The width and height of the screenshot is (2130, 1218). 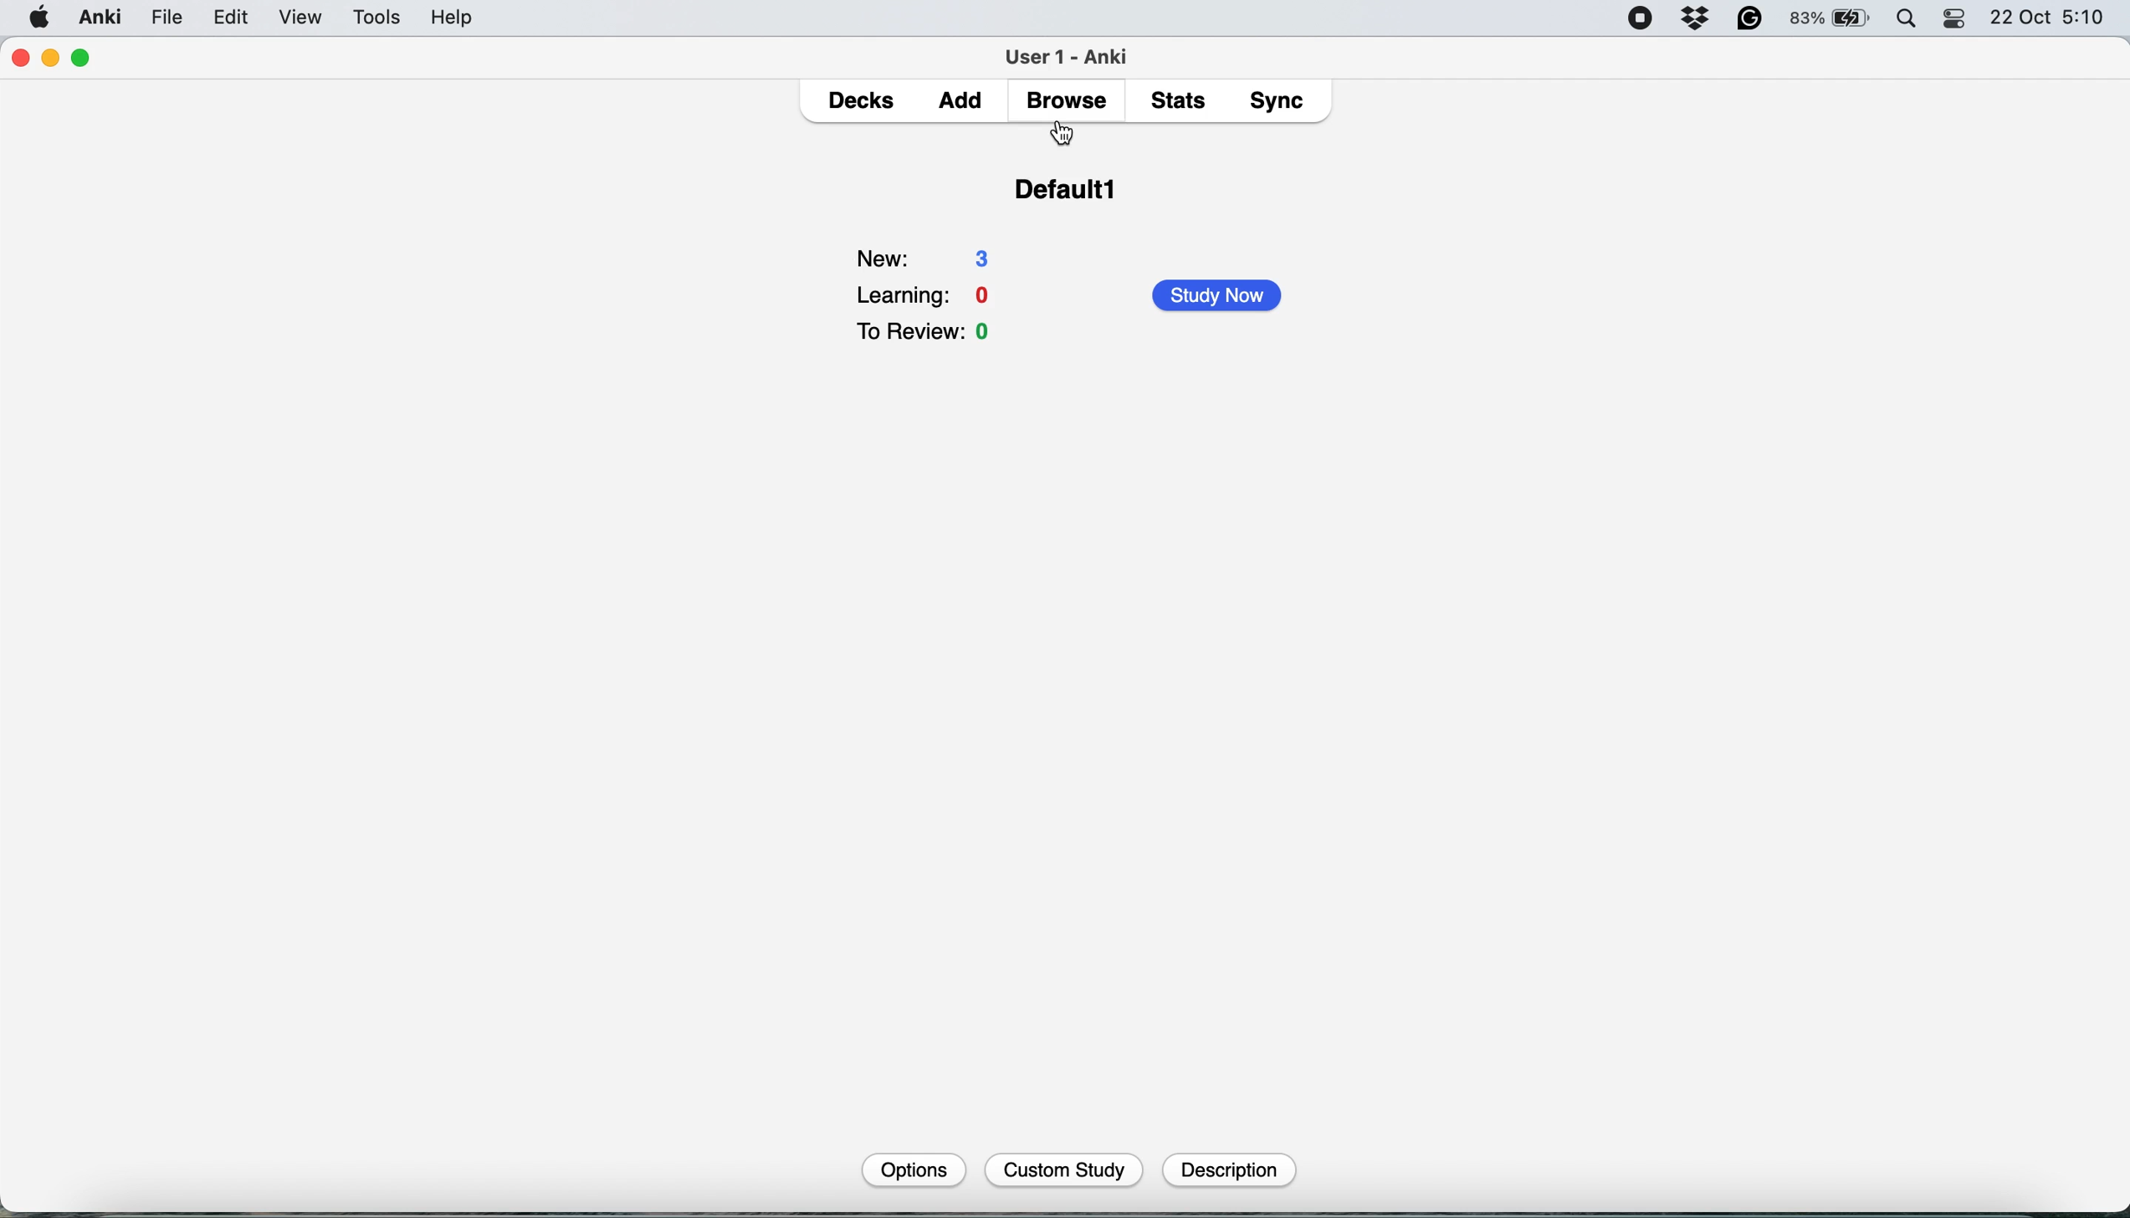 I want to click on stats, so click(x=1183, y=100).